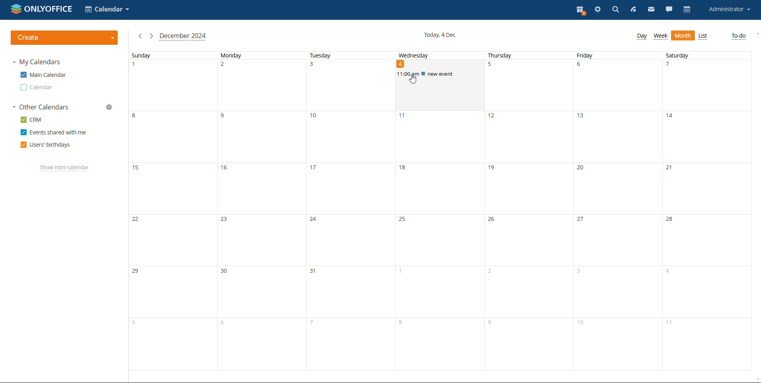  I want to click on calendar, so click(686, 10).